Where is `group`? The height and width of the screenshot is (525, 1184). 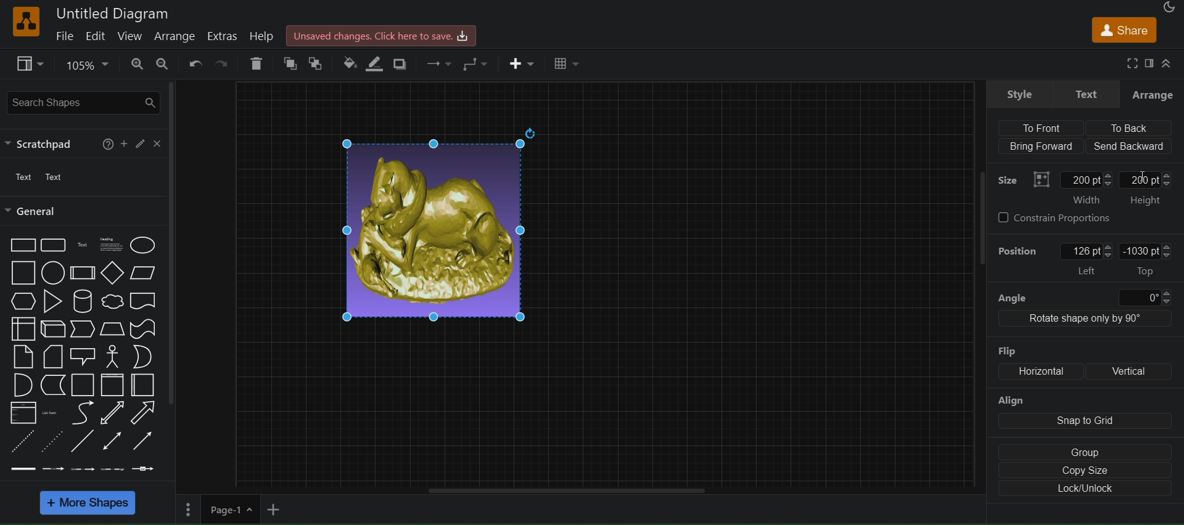 group is located at coordinates (1081, 452).